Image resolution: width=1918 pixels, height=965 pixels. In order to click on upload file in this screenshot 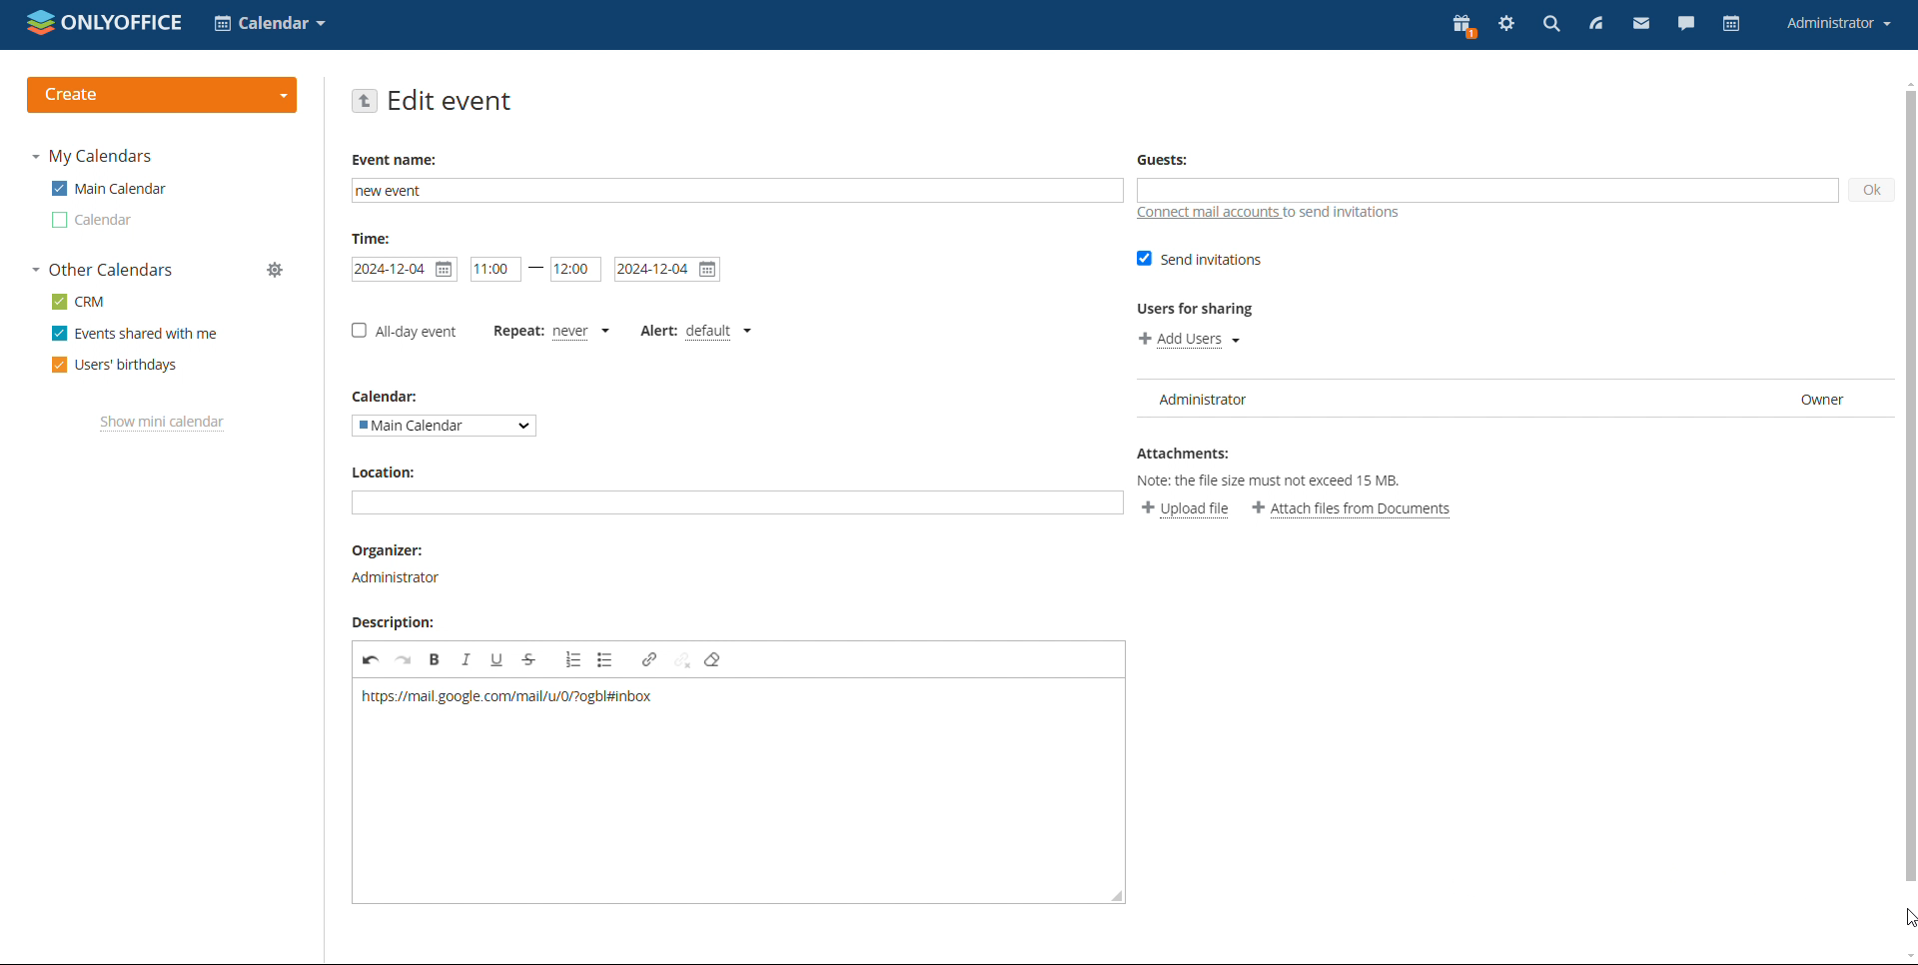, I will do `click(1185, 509)`.